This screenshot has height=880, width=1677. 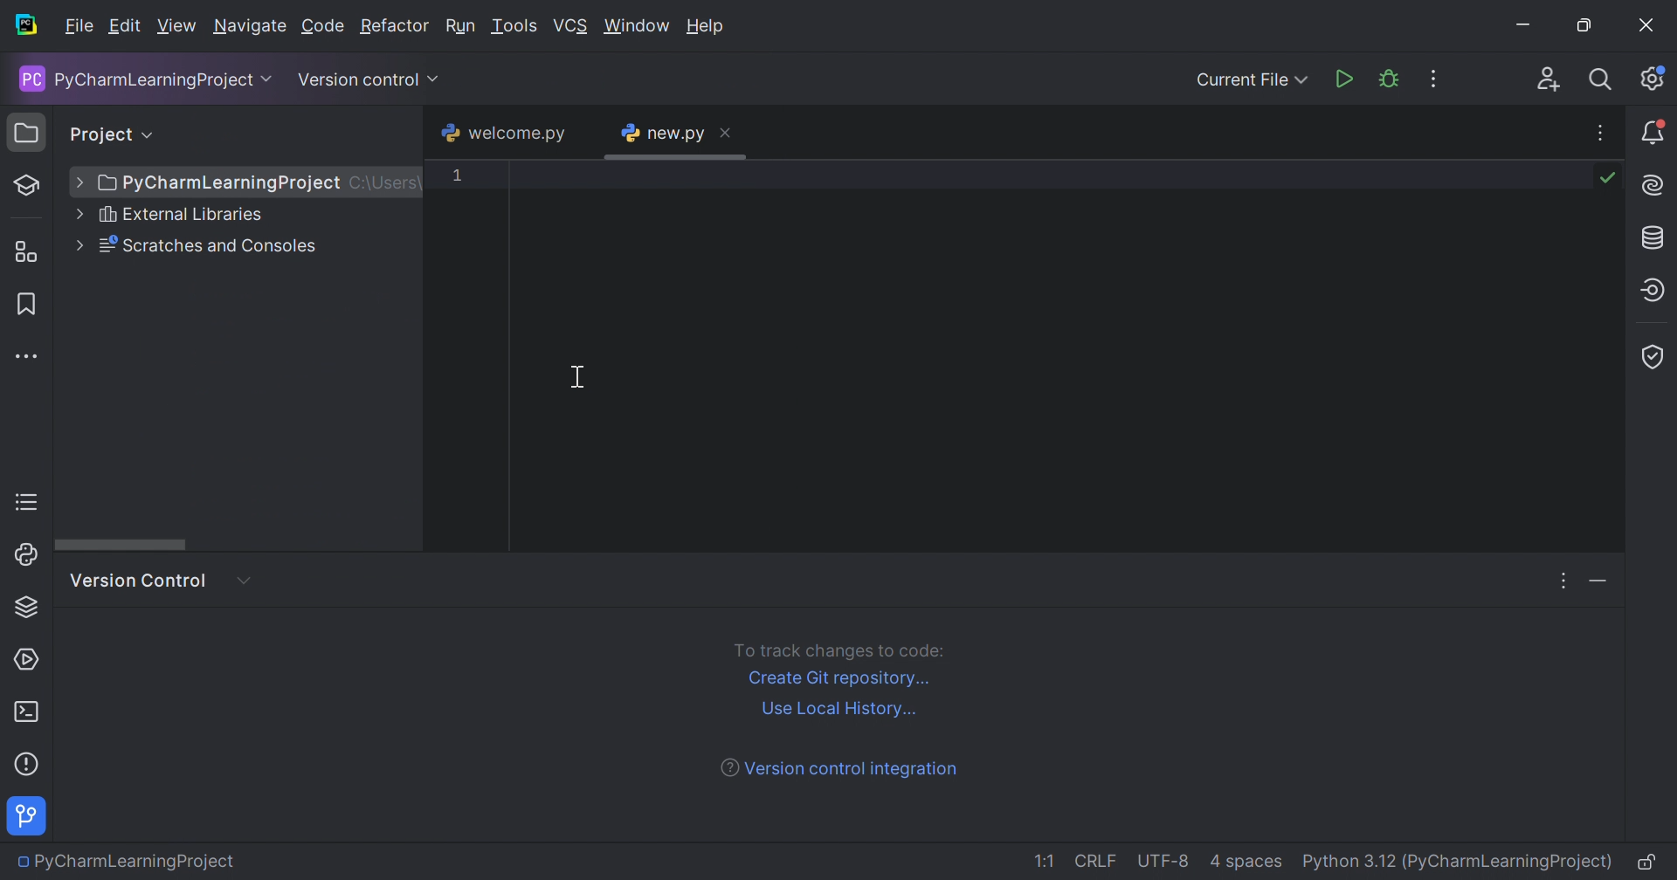 What do you see at coordinates (31, 502) in the screenshot?
I see `TODO` at bounding box center [31, 502].